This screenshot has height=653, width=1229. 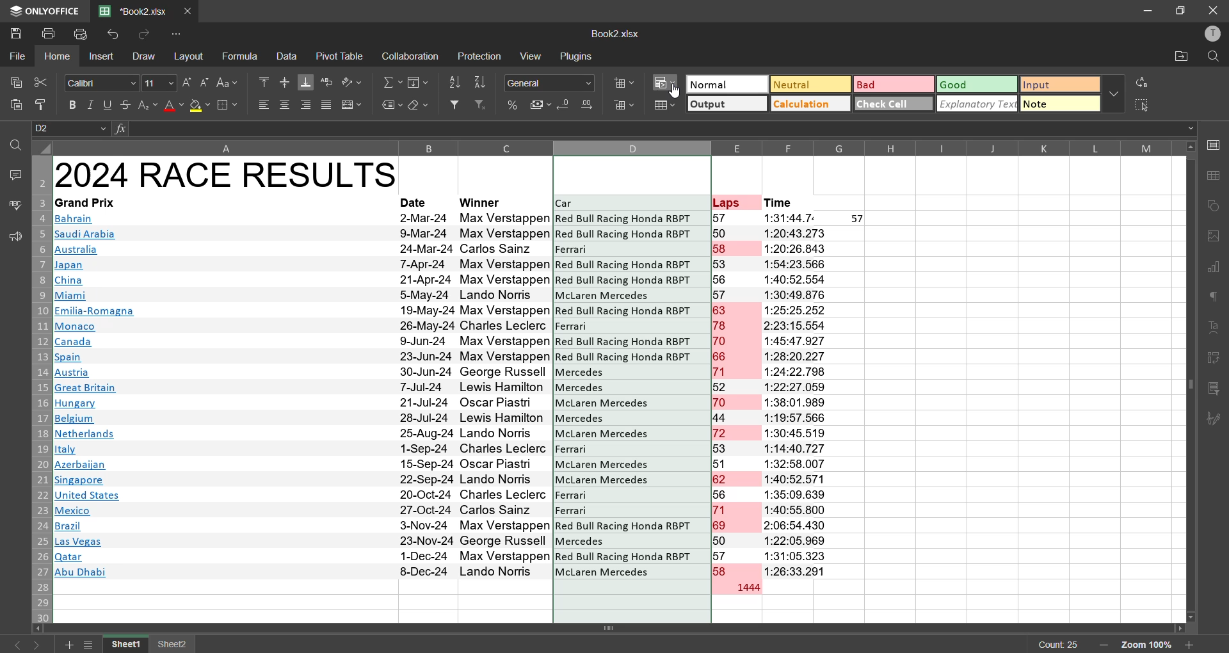 I want to click on strikethrough, so click(x=124, y=104).